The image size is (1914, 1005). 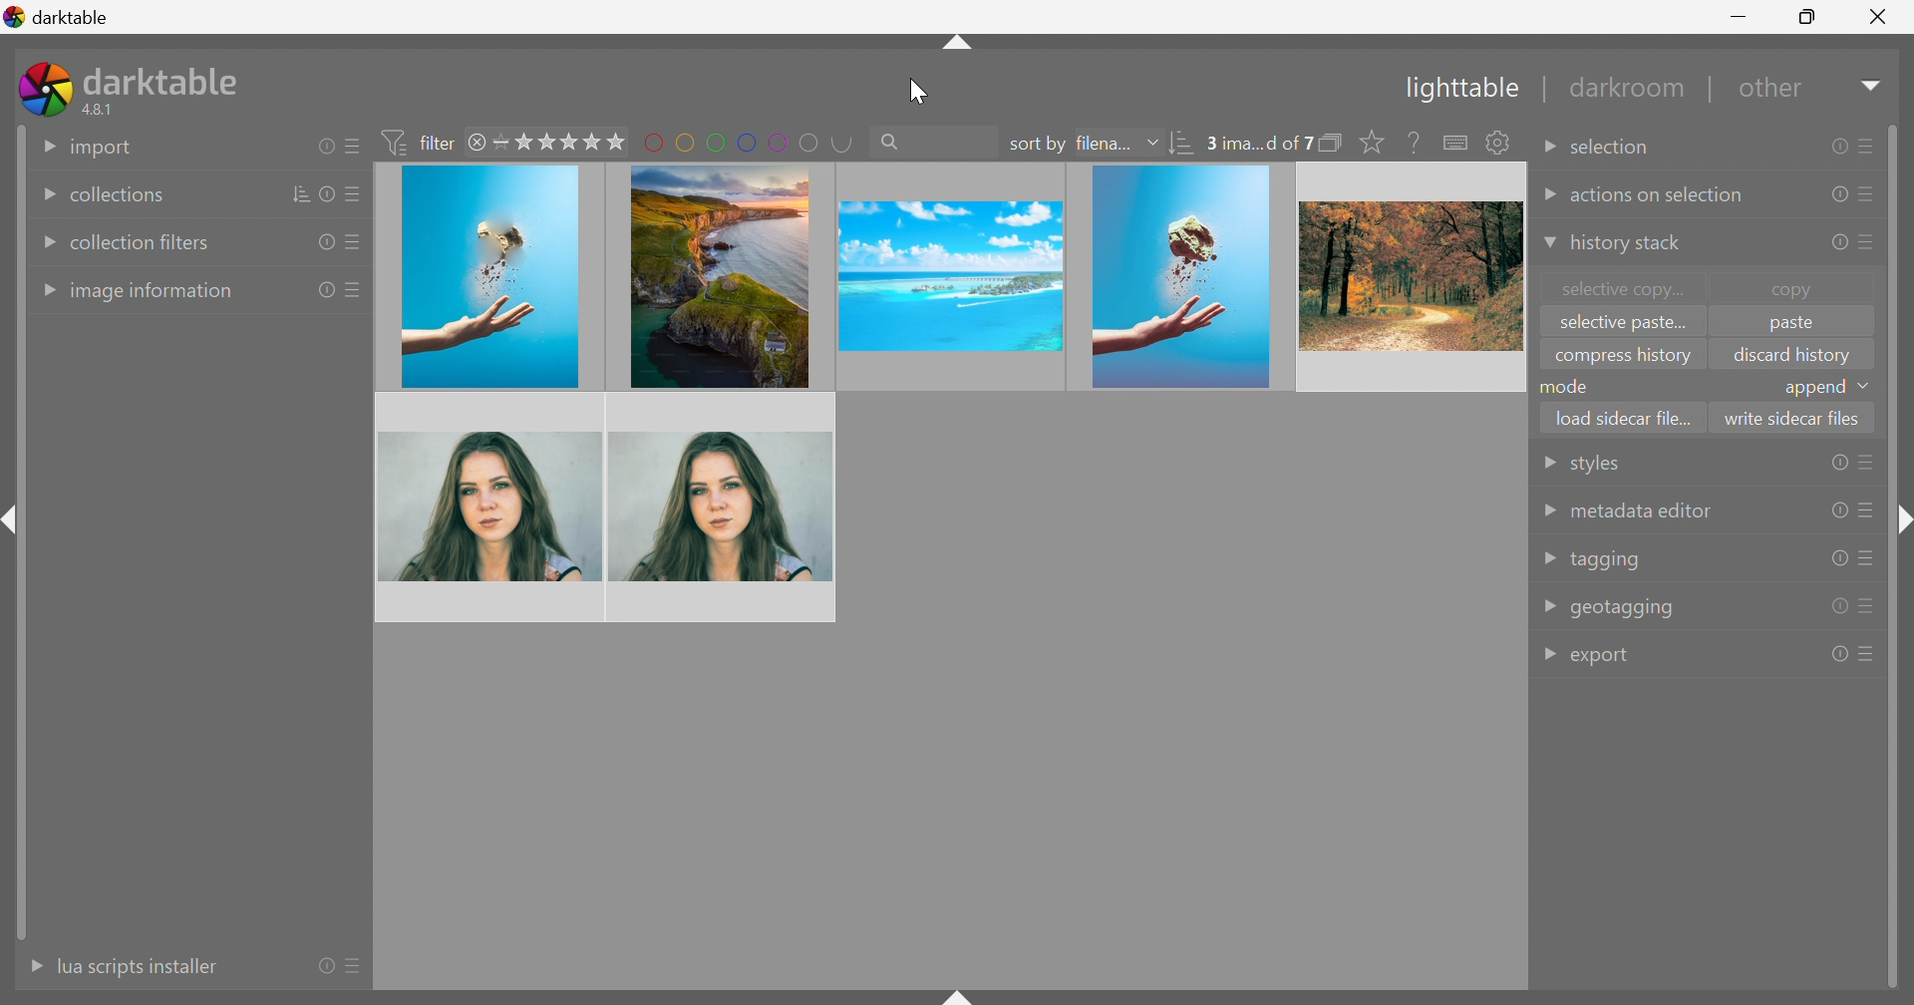 I want to click on reset, so click(x=324, y=146).